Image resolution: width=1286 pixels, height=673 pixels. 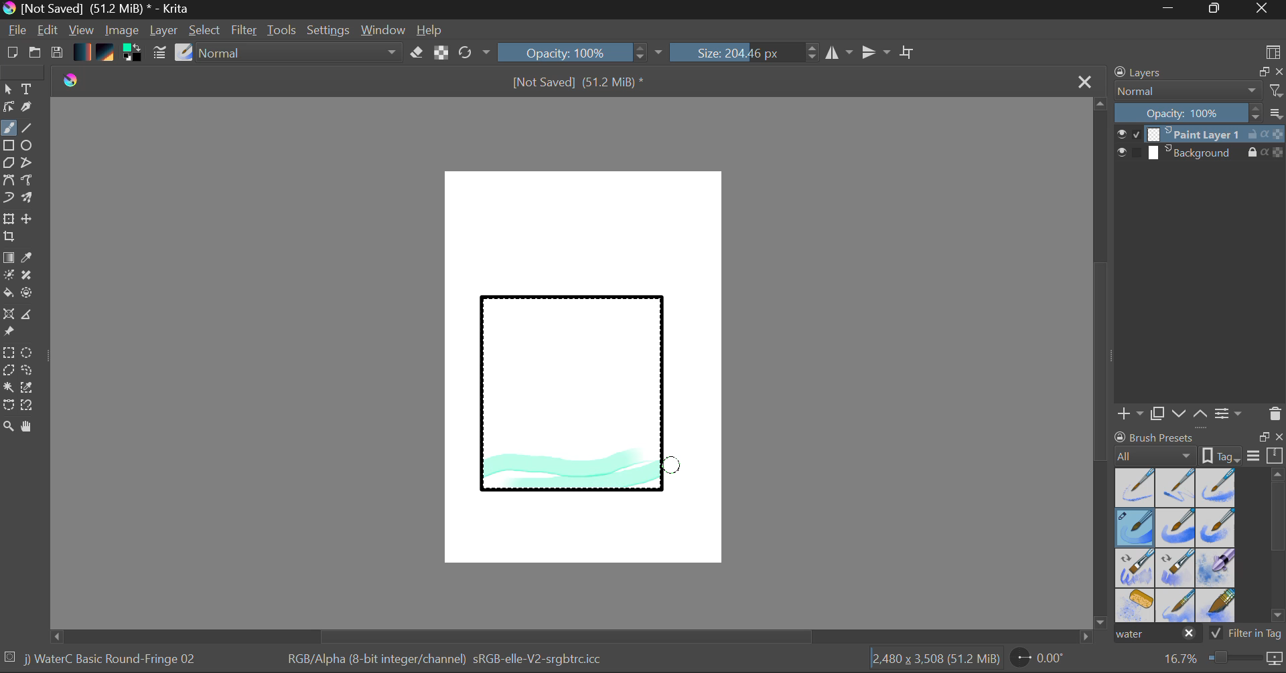 What do you see at coordinates (9, 257) in the screenshot?
I see `Fill Gradient` at bounding box center [9, 257].